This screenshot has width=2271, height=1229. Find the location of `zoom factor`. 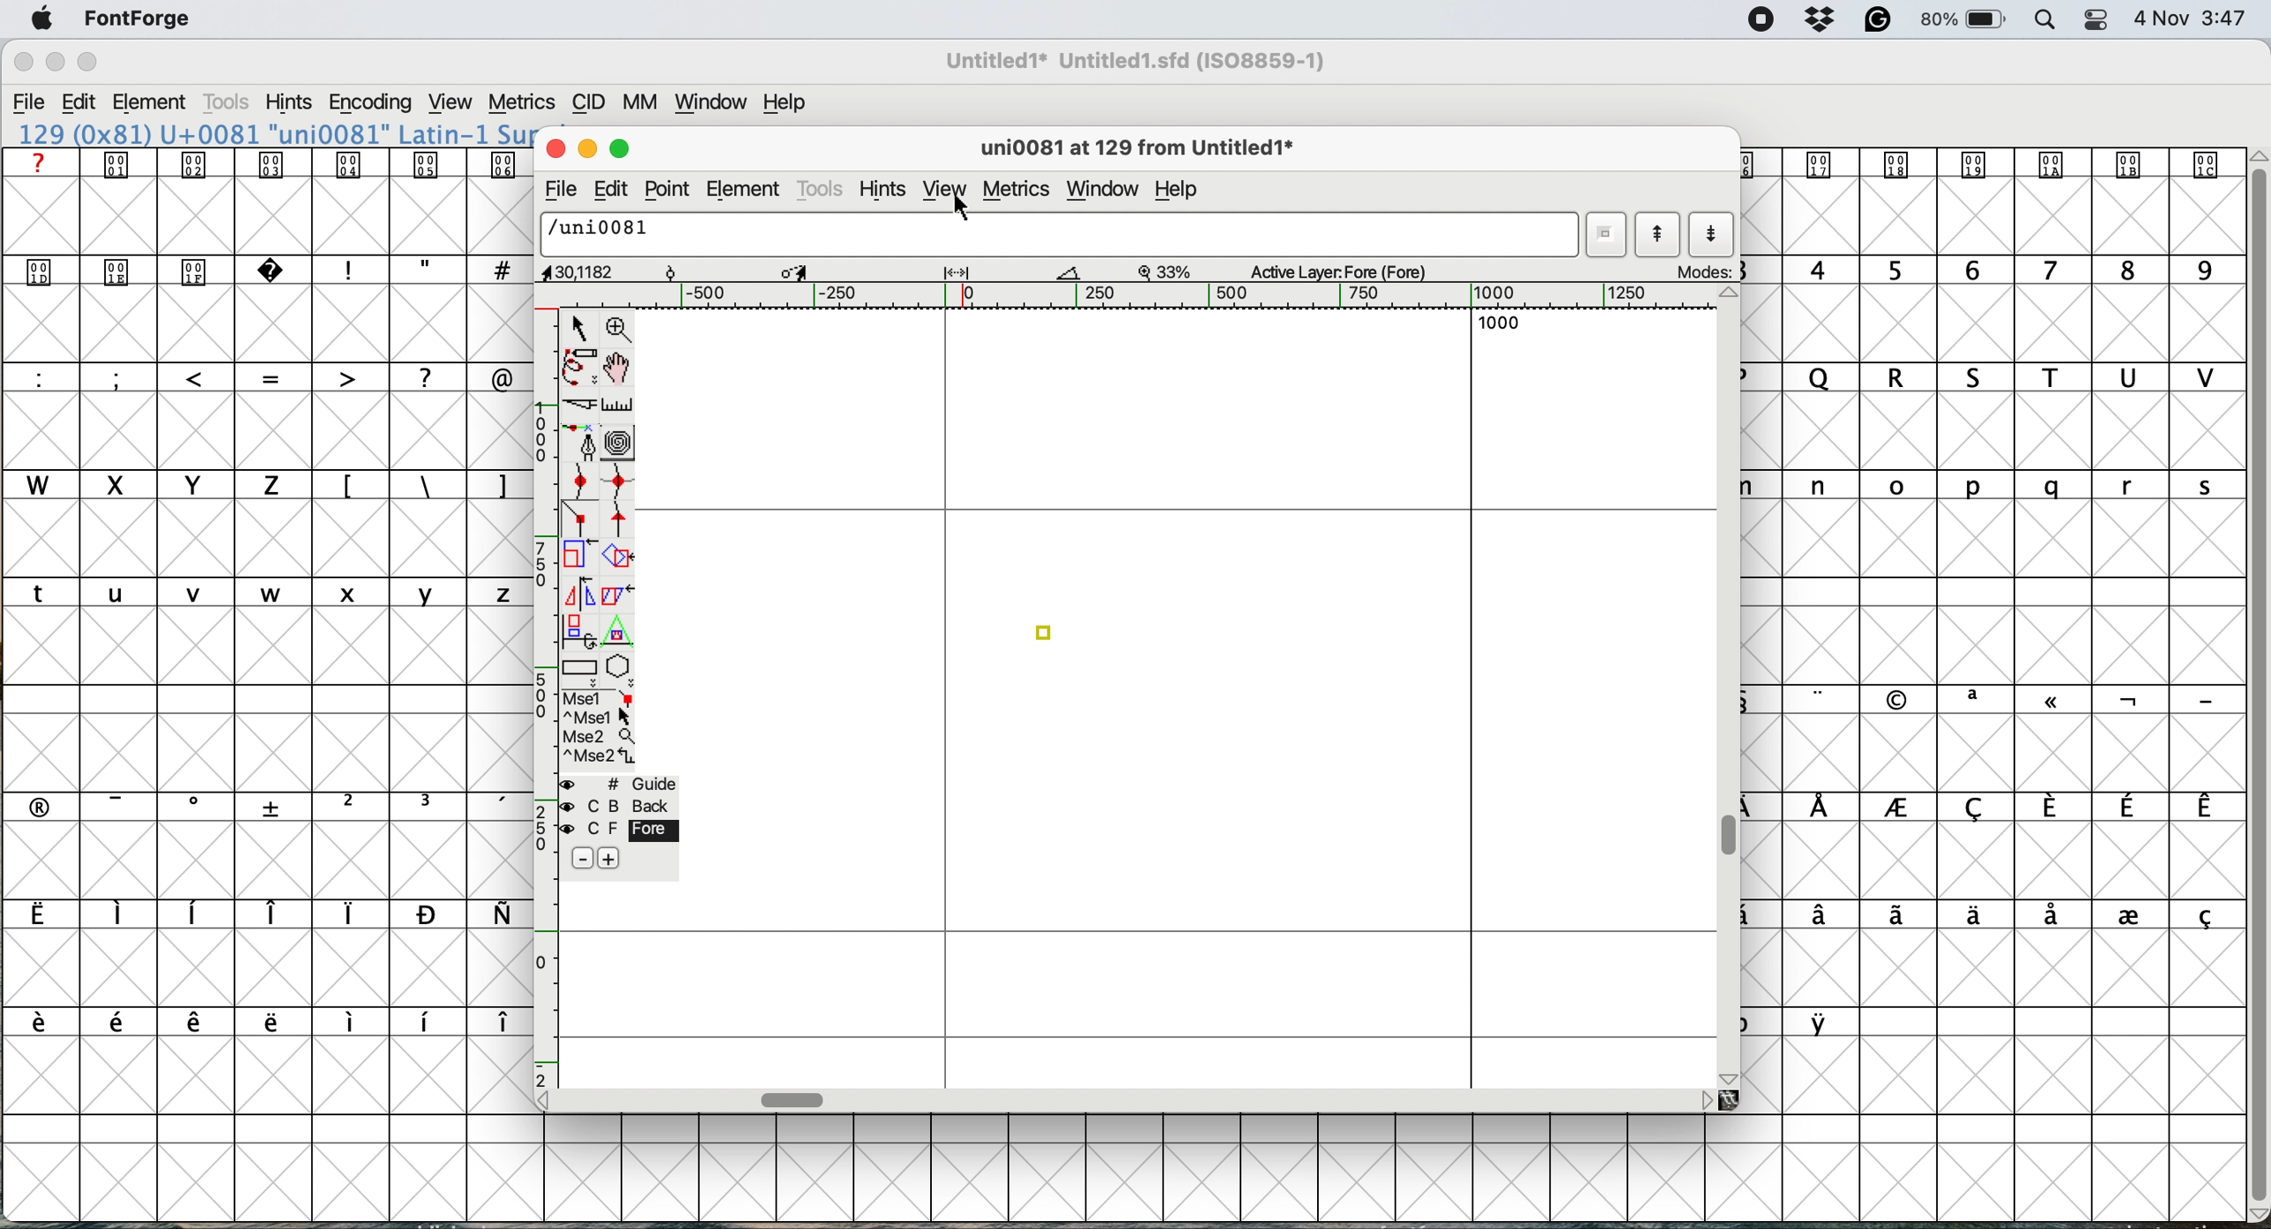

zoom factor is located at coordinates (1166, 273).